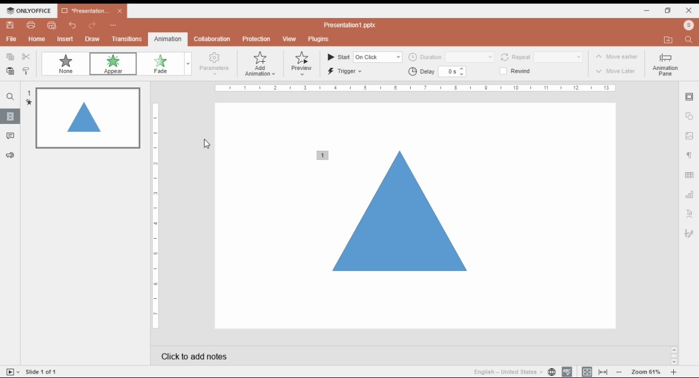  I want to click on repeat, so click(557, 56).